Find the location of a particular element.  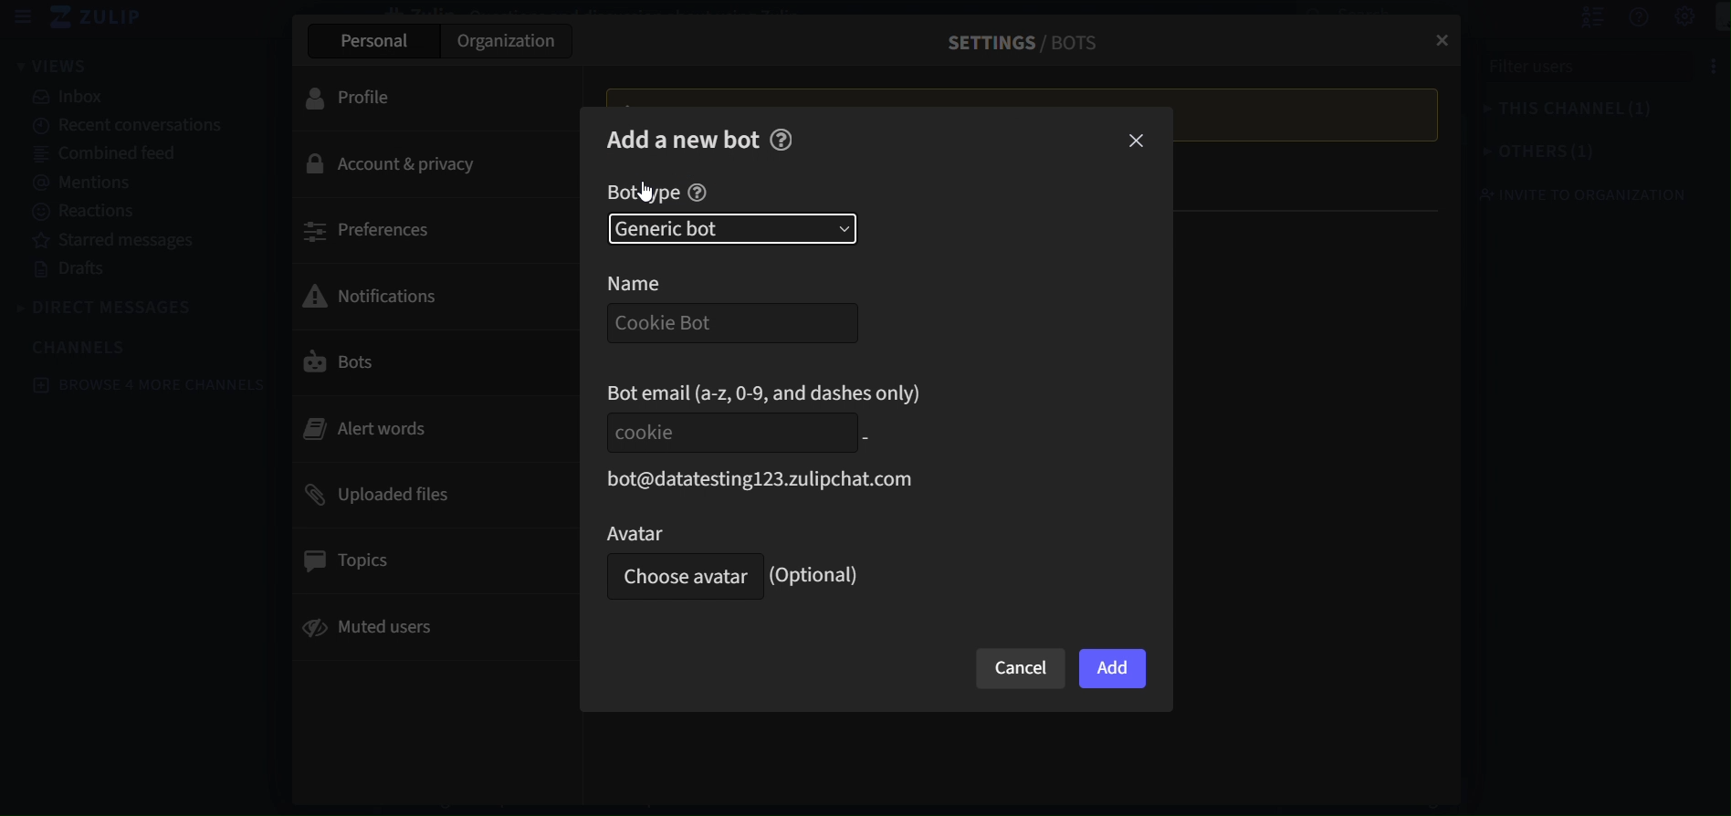

muted users is located at coordinates (420, 630).